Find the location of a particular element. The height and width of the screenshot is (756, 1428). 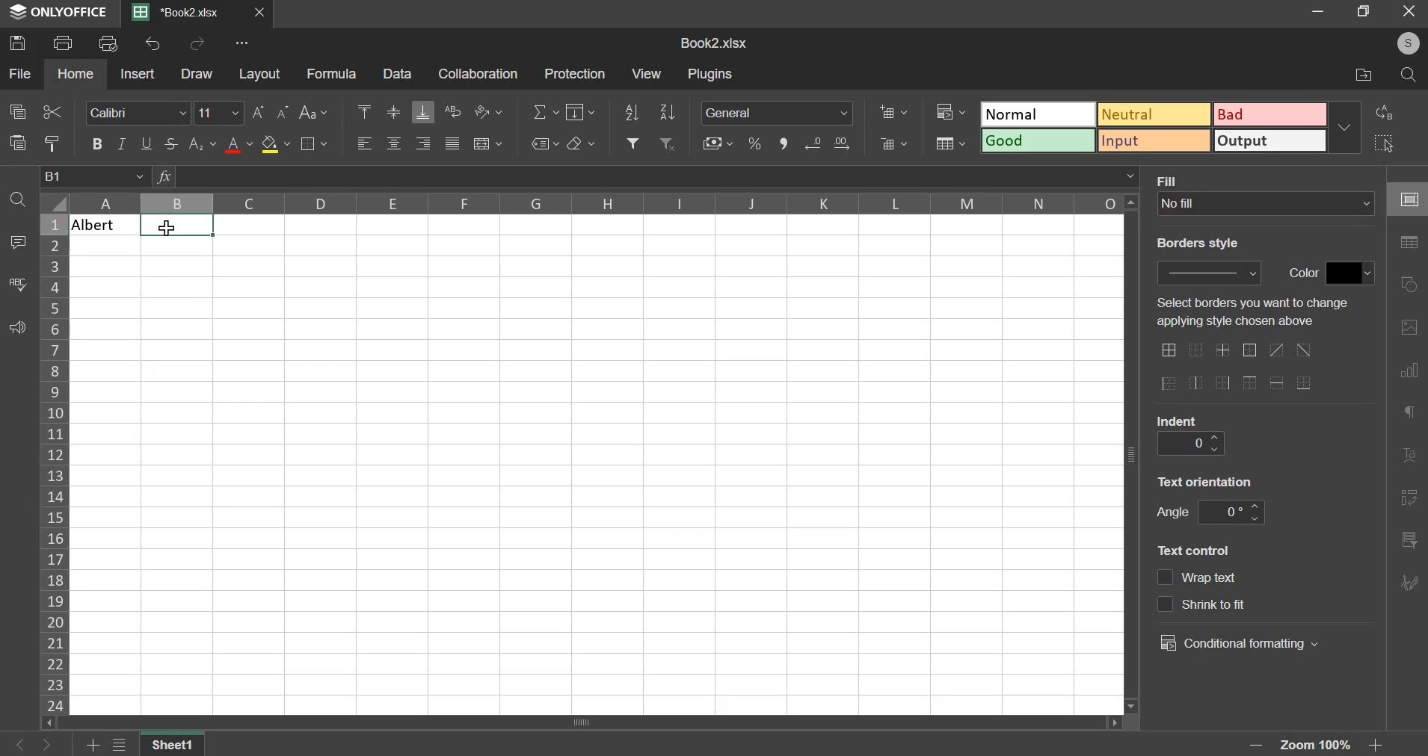

border style is located at coordinates (1215, 274).